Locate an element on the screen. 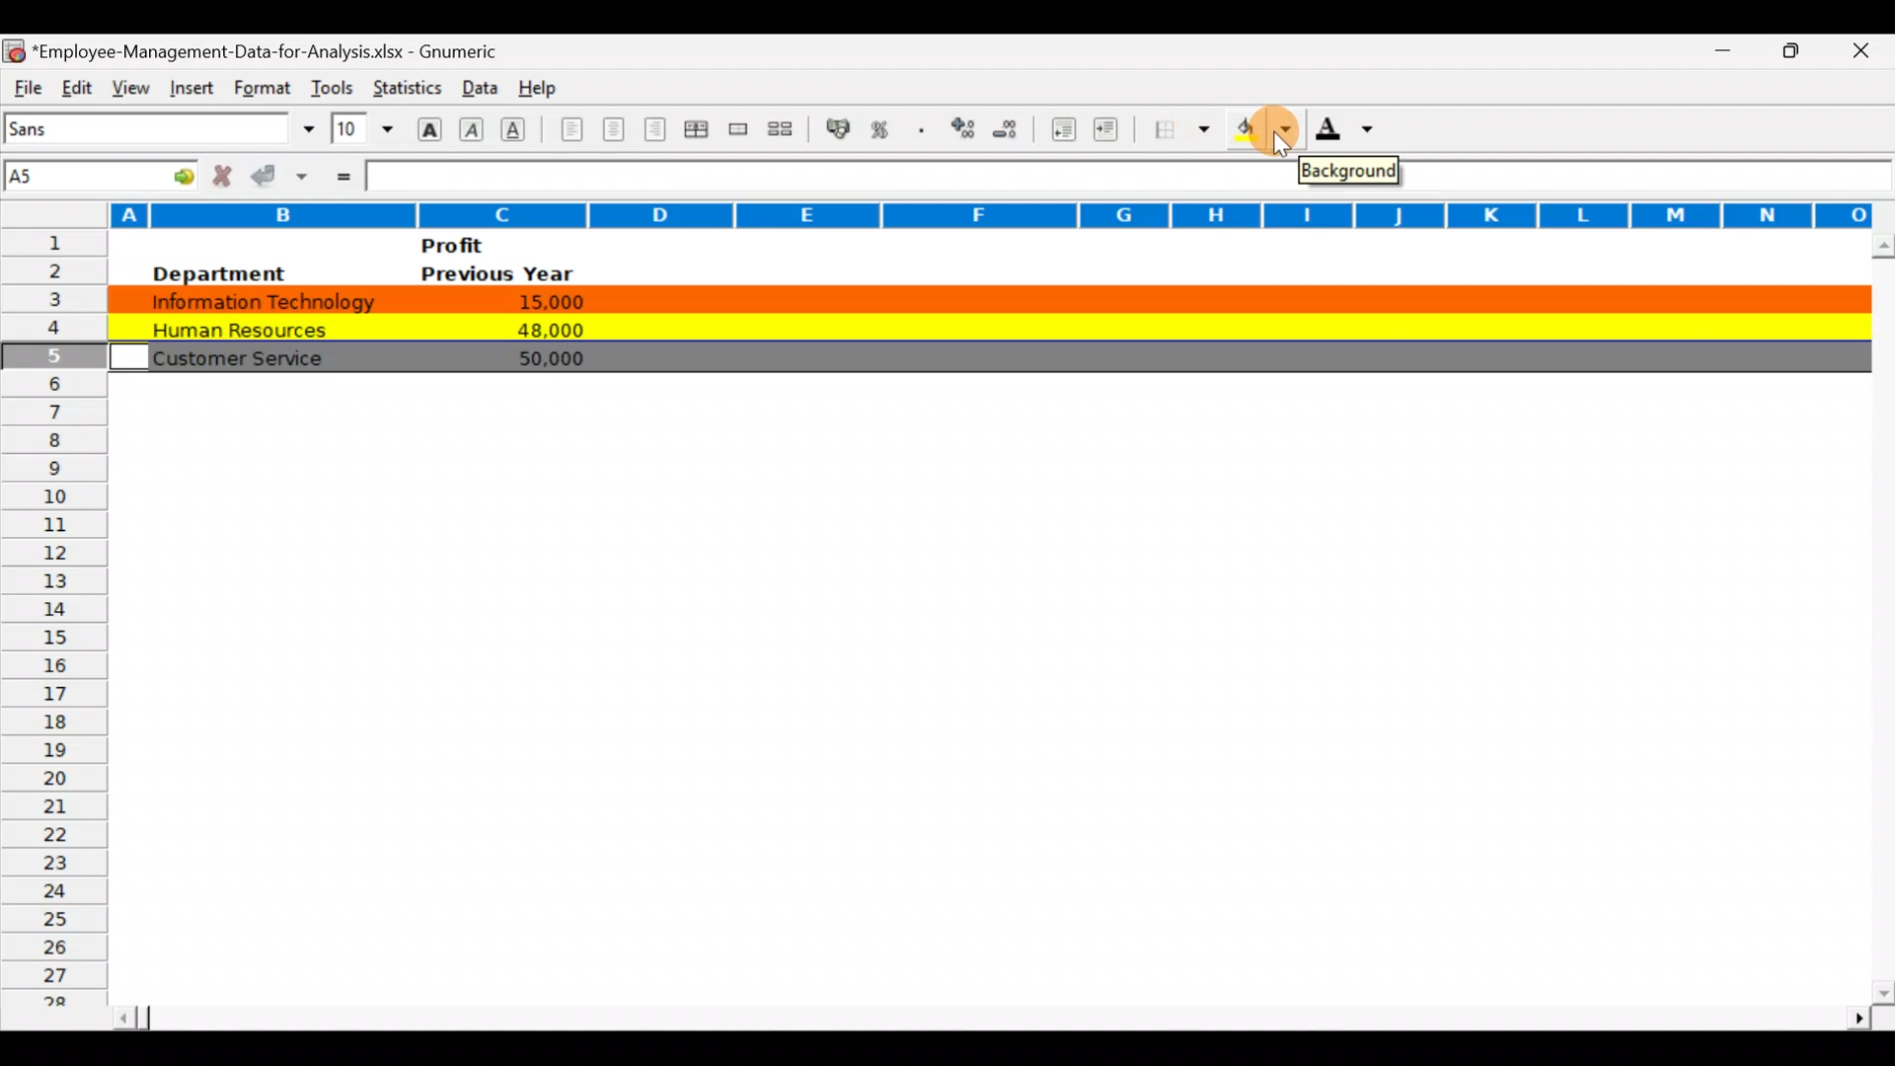  Close is located at coordinates (1867, 52).